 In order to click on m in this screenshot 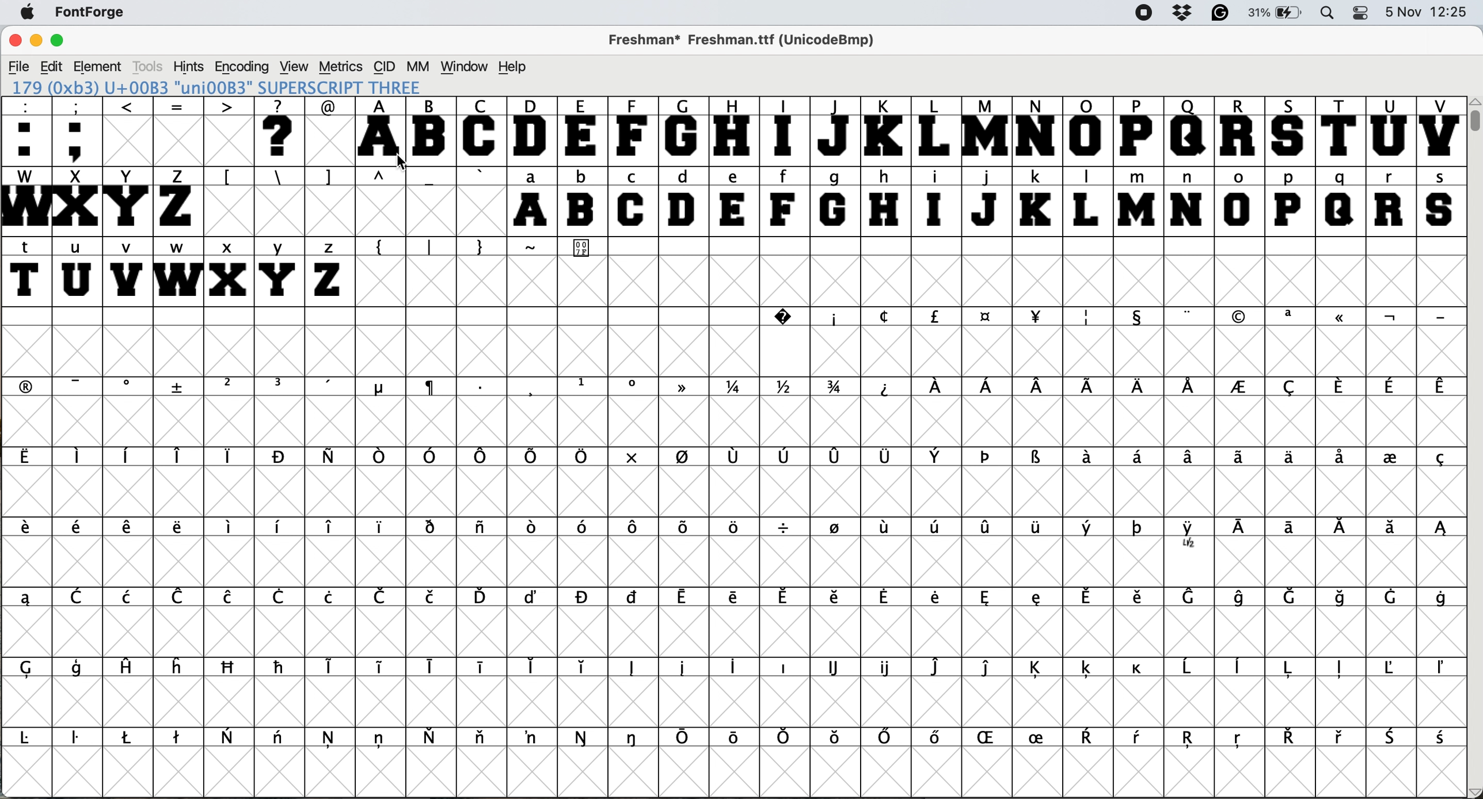, I will do `click(1139, 201)`.